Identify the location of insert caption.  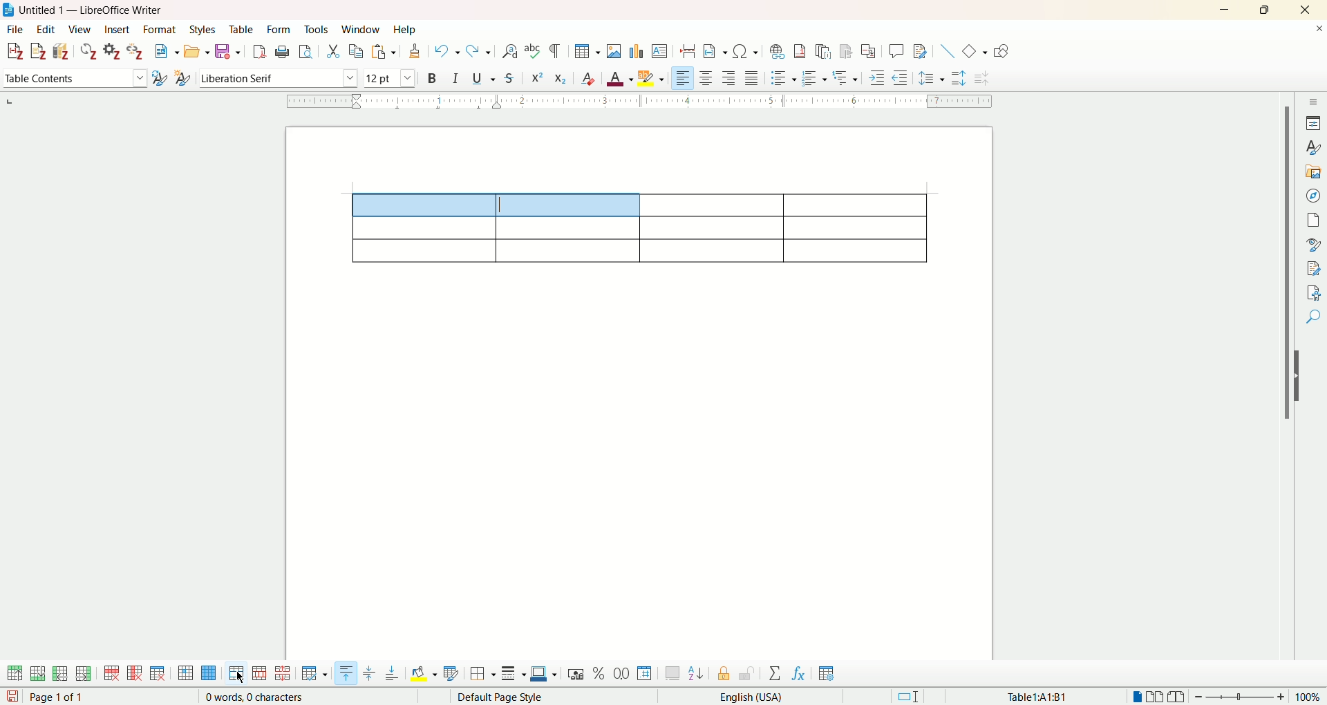
(672, 672).